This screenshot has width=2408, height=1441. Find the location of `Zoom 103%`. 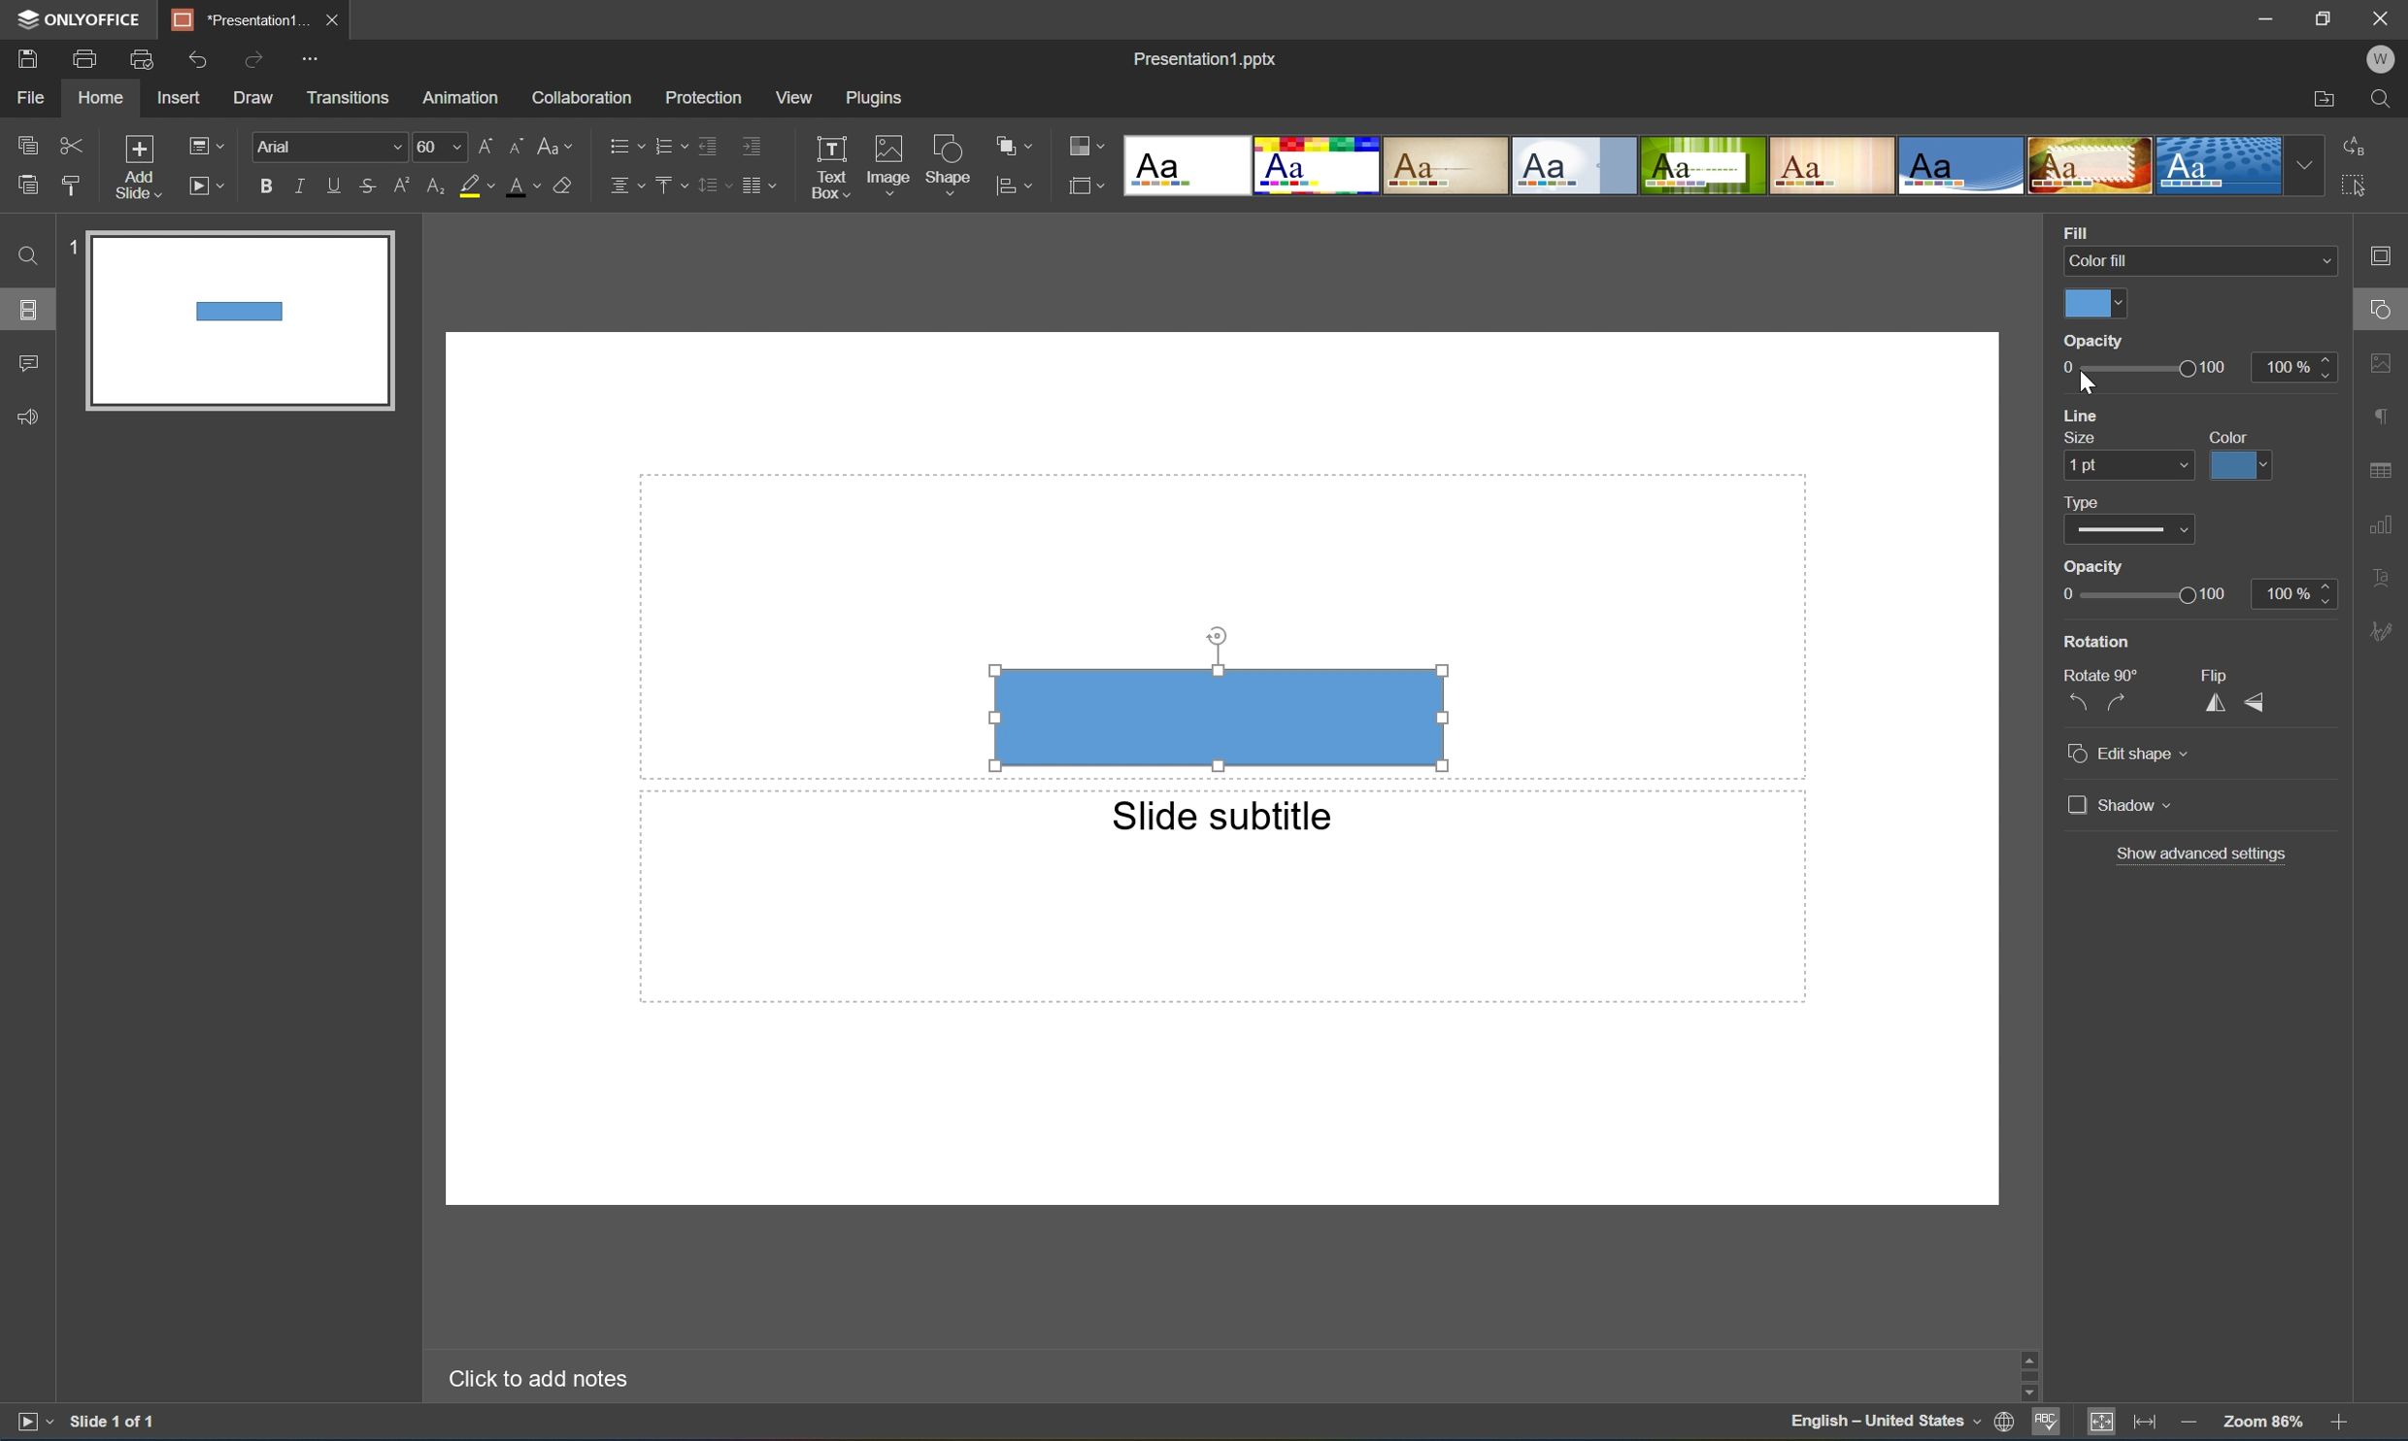

Zoom 103% is located at coordinates (2262, 1422).